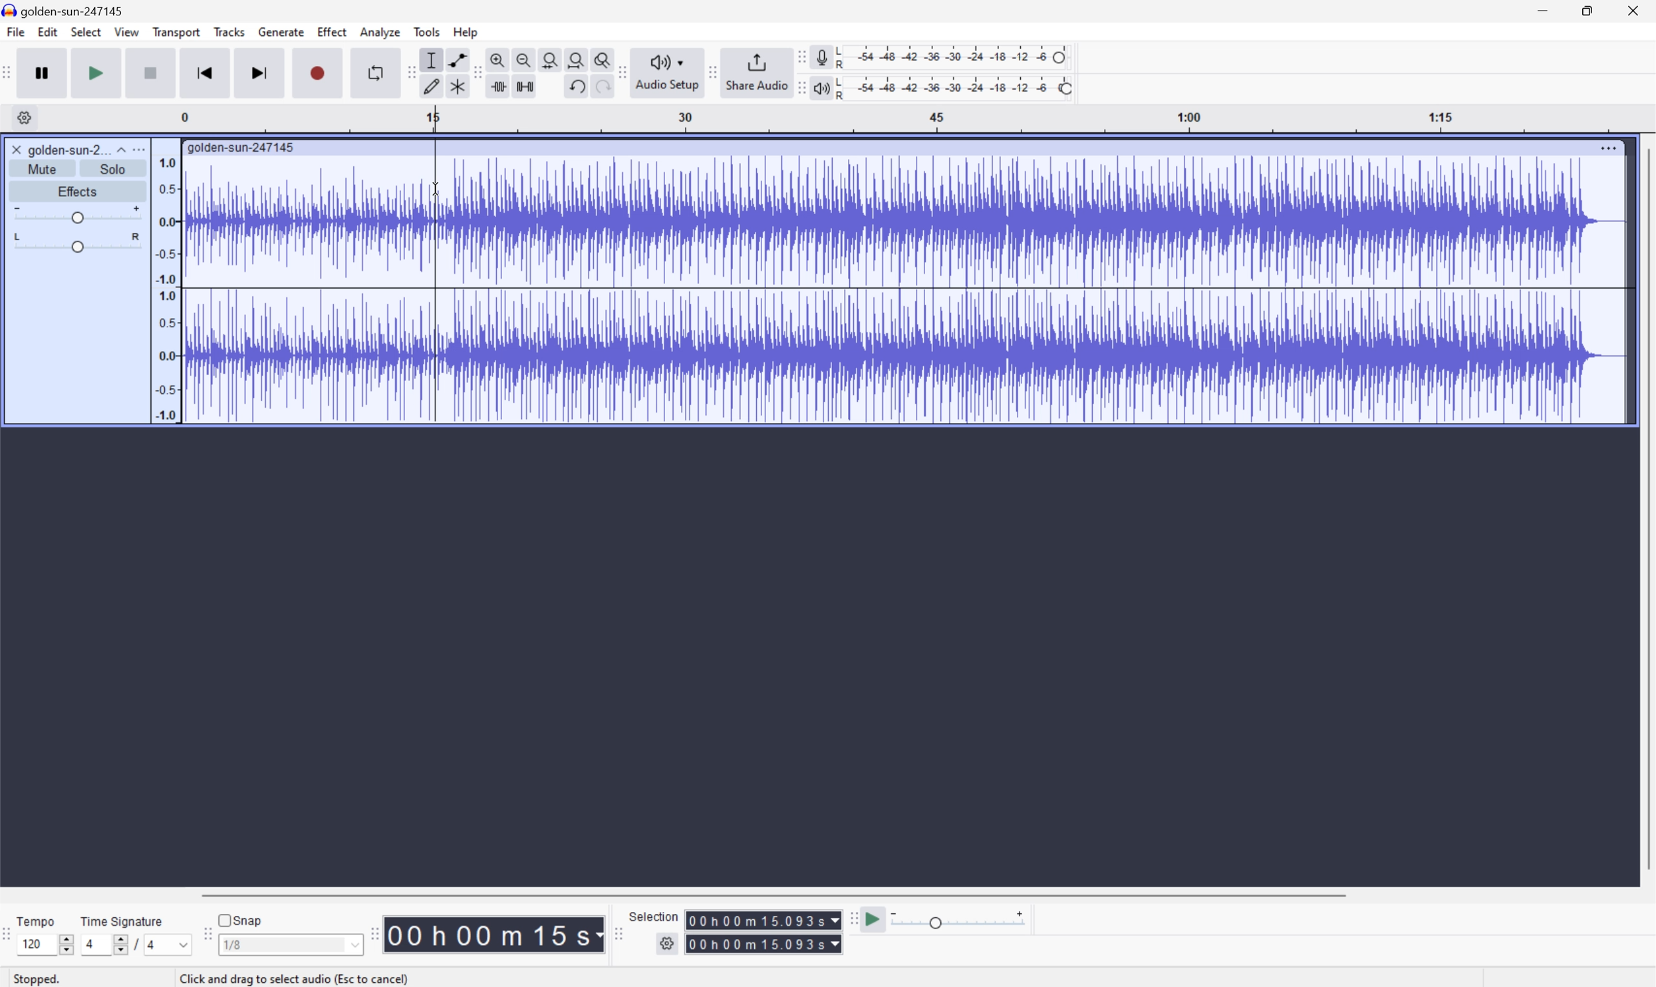  I want to click on Audacity recording meter toolbar, so click(800, 57).